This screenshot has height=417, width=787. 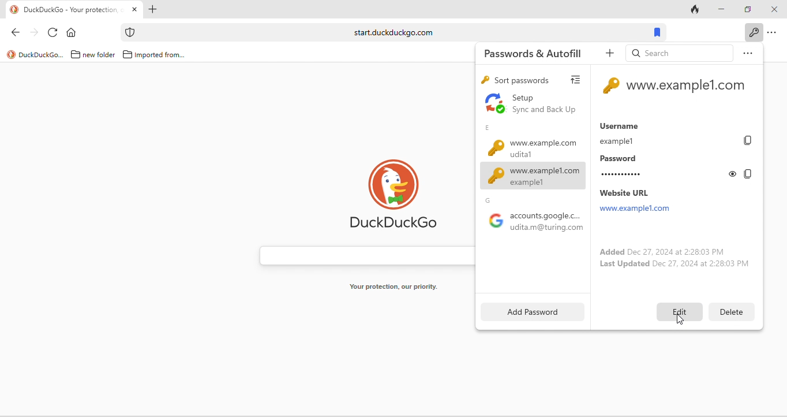 What do you see at coordinates (394, 192) in the screenshot?
I see `duck duck go logo` at bounding box center [394, 192].